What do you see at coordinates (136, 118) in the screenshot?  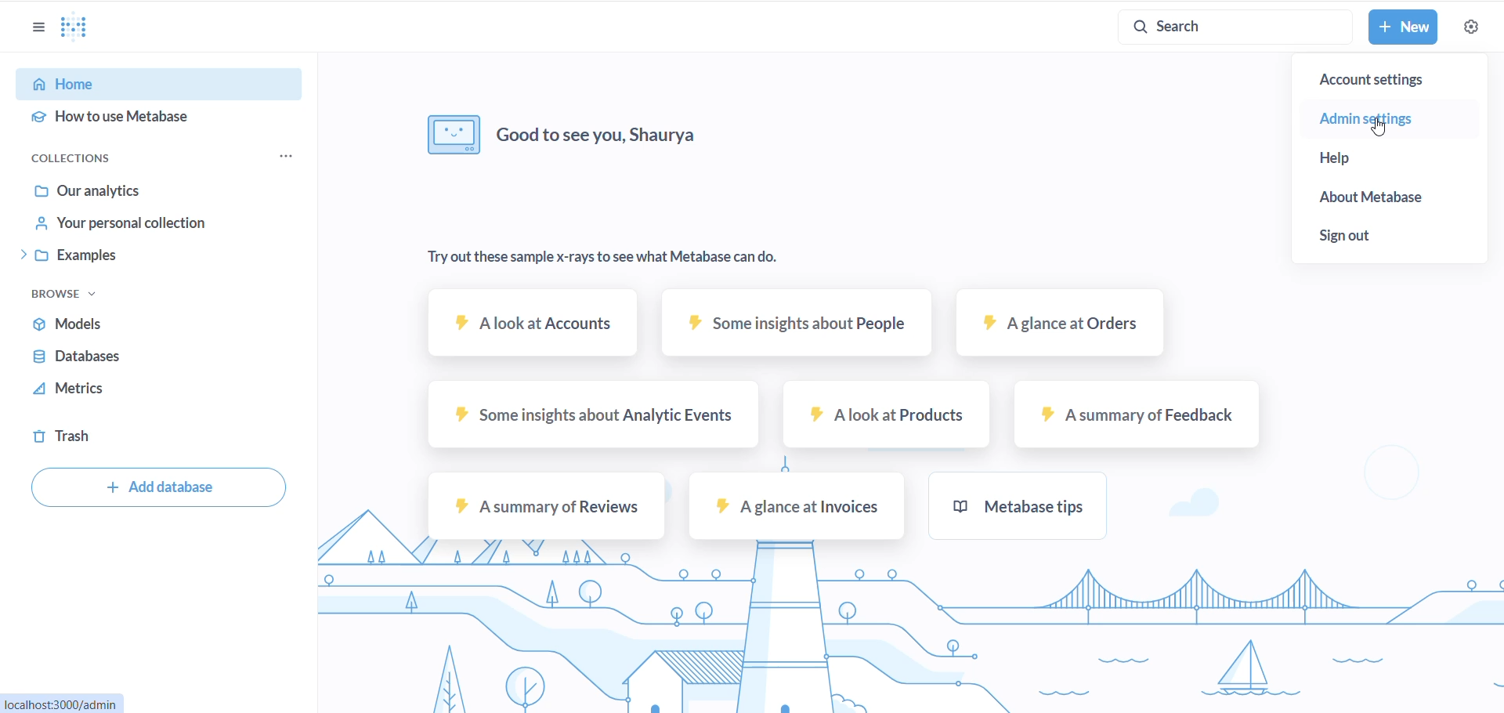 I see `HOW TO USE METABASE` at bounding box center [136, 118].